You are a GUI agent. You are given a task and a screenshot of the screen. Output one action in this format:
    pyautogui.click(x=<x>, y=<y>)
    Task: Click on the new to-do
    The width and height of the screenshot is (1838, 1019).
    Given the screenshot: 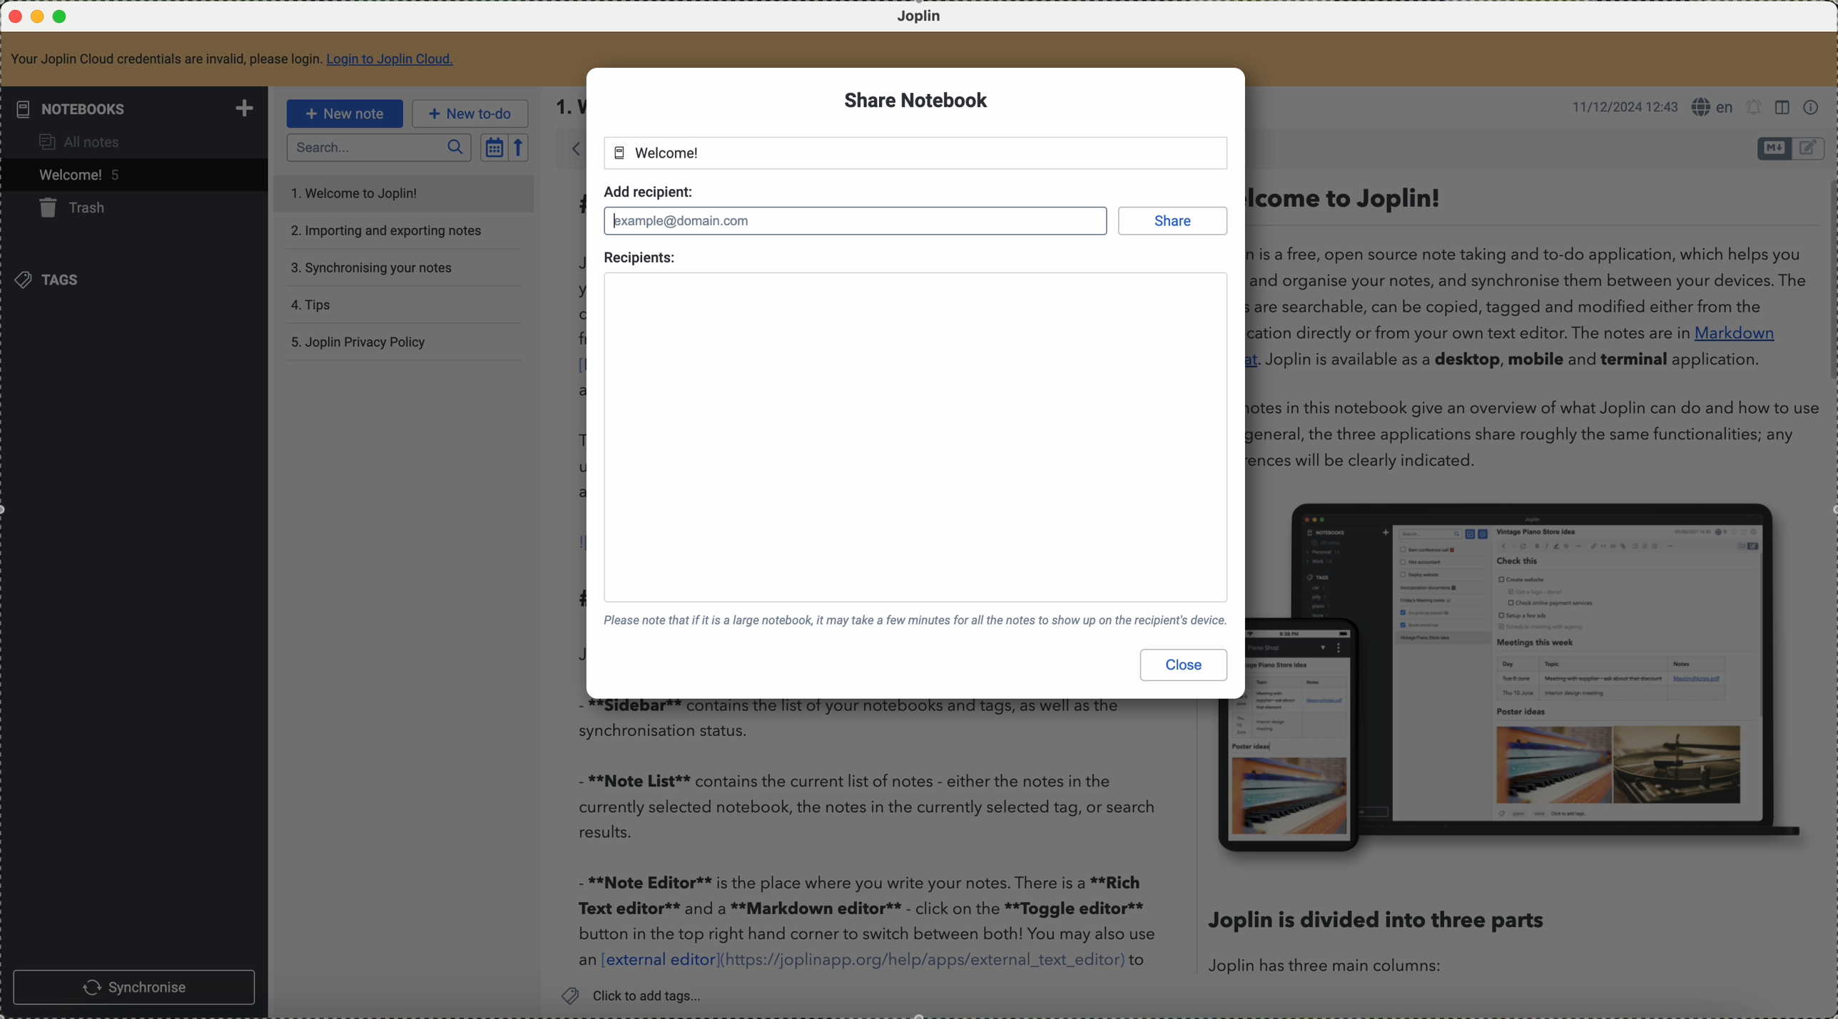 What is the action you would take?
    pyautogui.click(x=470, y=113)
    